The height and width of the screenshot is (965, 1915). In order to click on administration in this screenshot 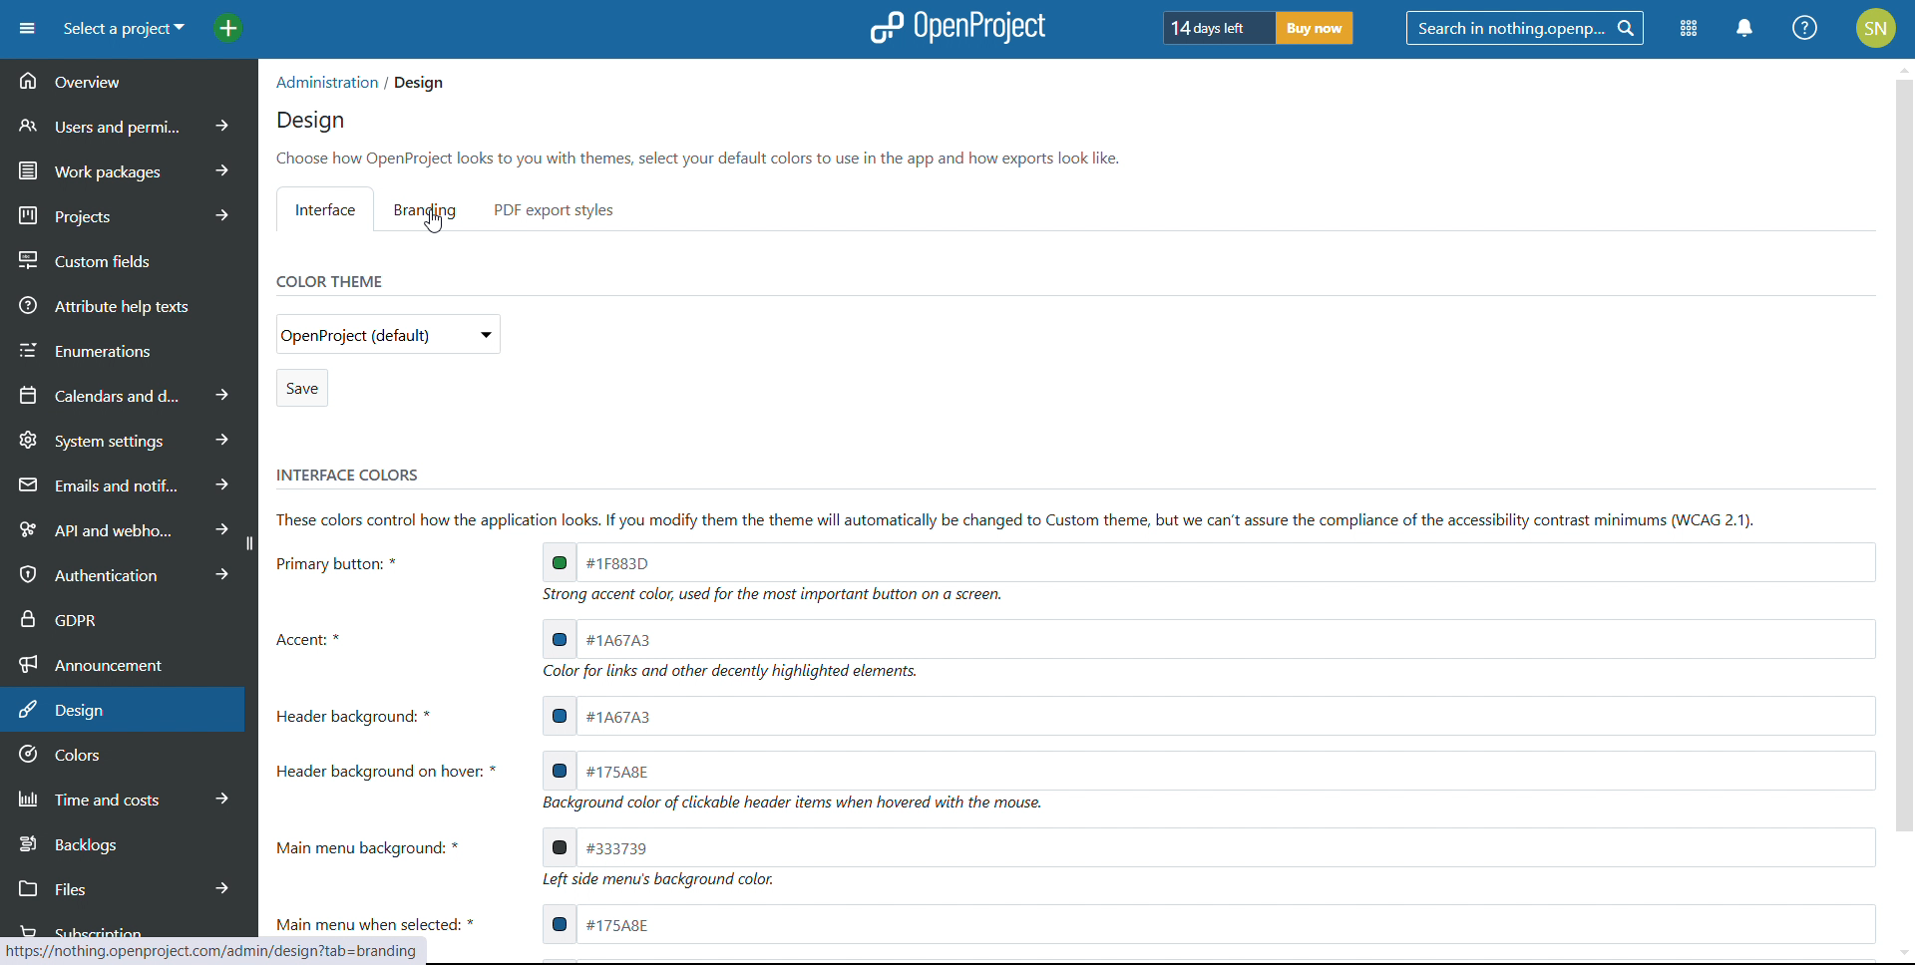, I will do `click(323, 82)`.